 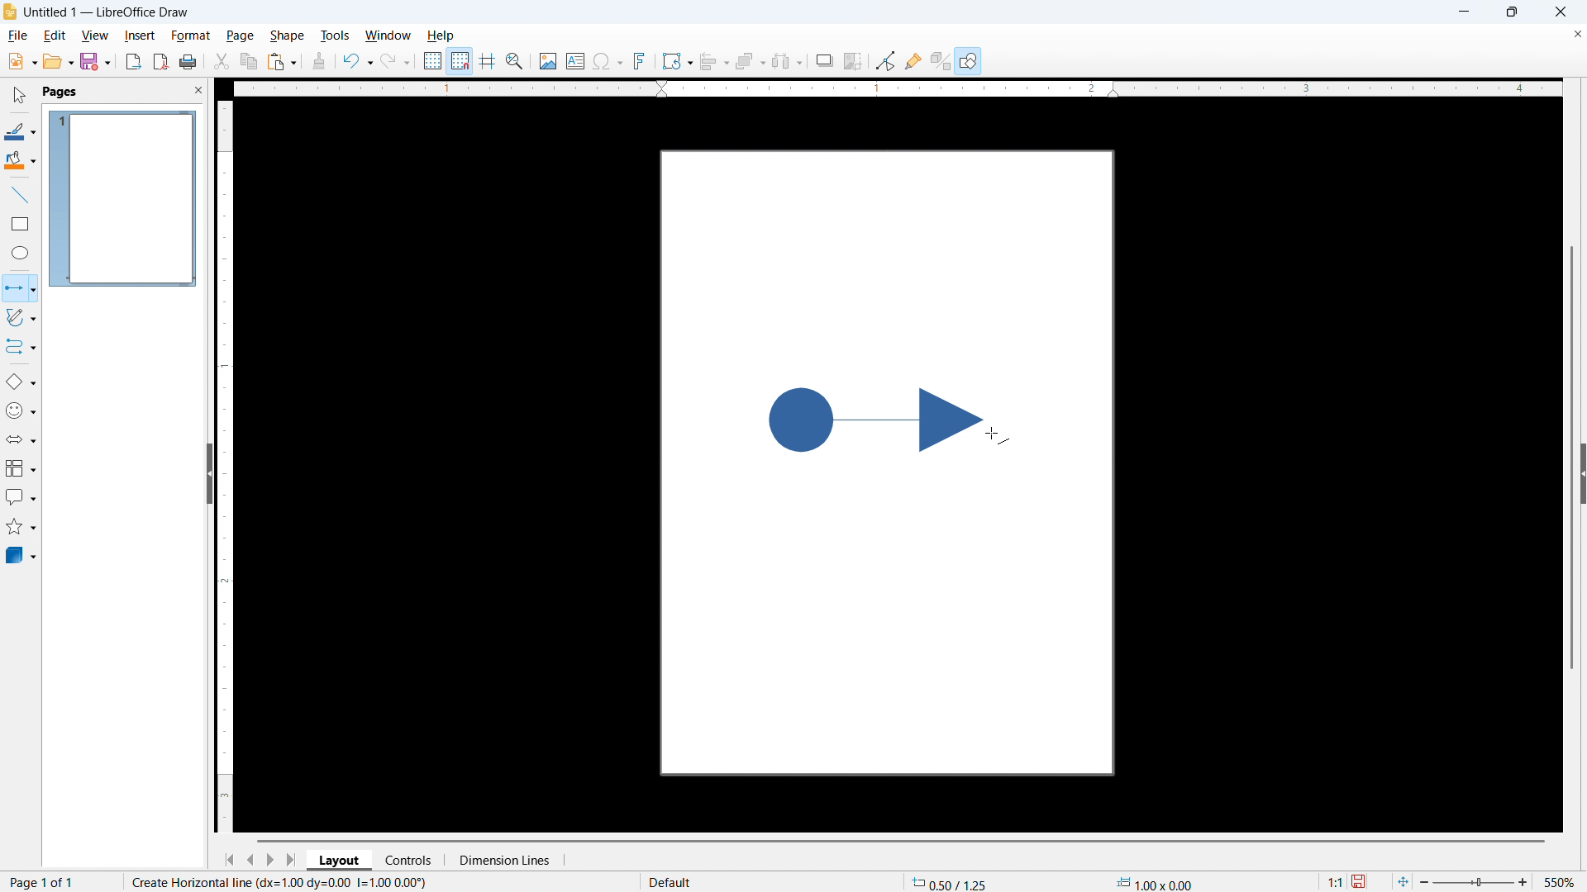 What do you see at coordinates (250, 860) in the screenshot?
I see `Previous page ` at bounding box center [250, 860].